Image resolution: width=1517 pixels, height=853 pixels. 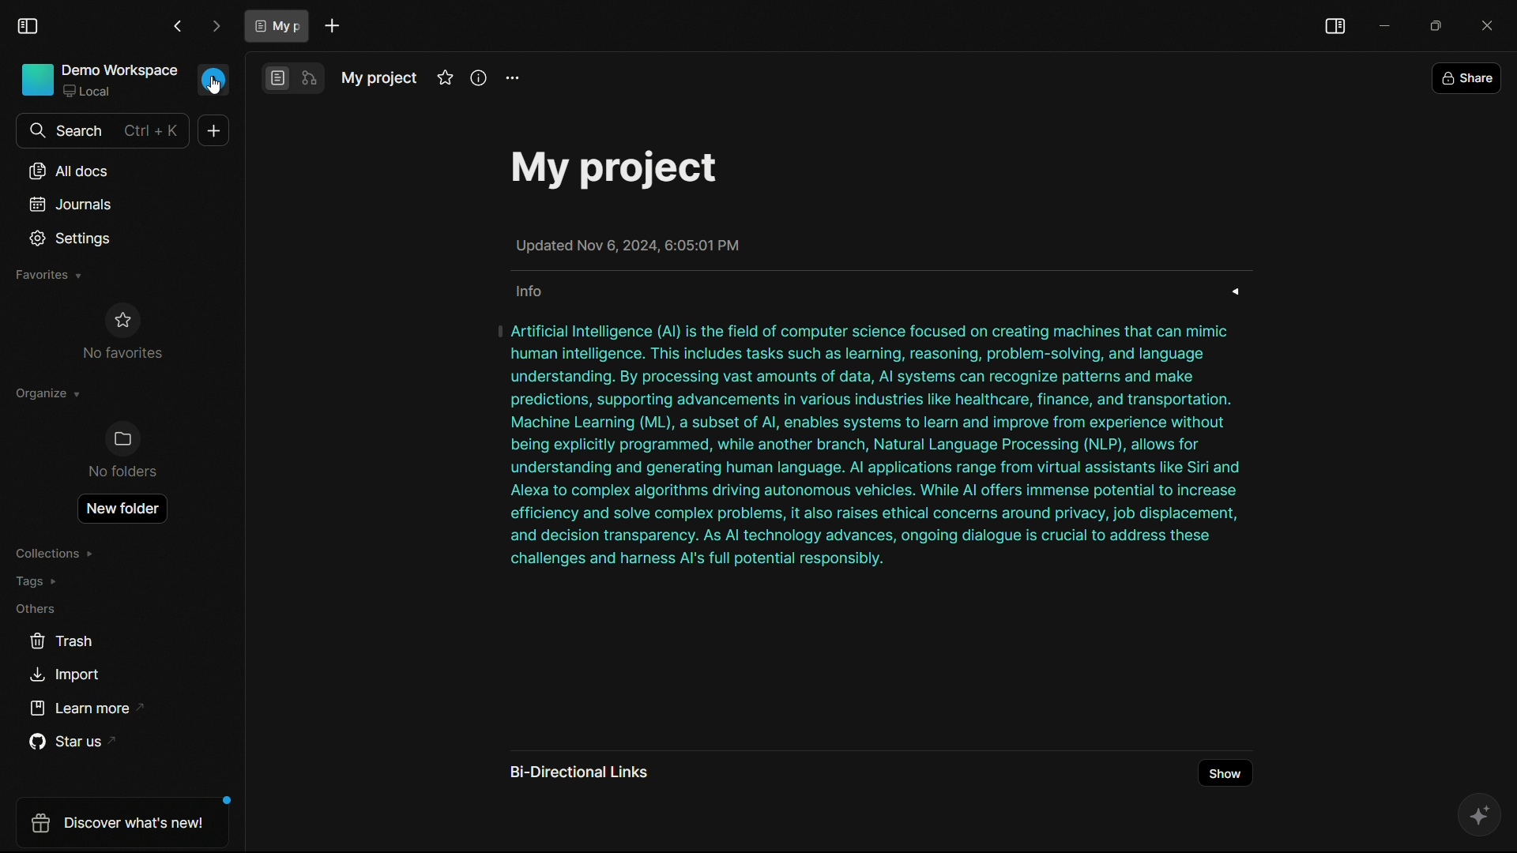 What do you see at coordinates (278, 79) in the screenshot?
I see `page mode` at bounding box center [278, 79].